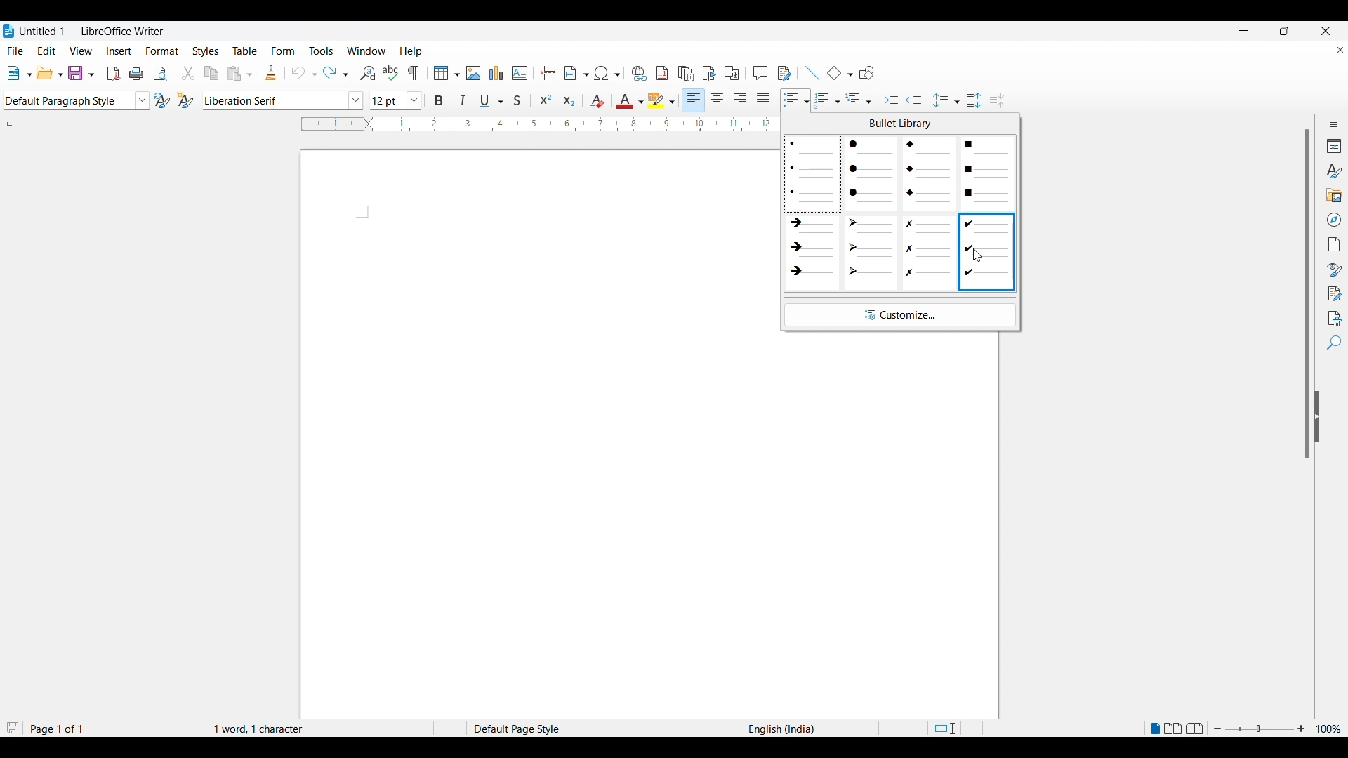  I want to click on clear direct formatting, so click(596, 100).